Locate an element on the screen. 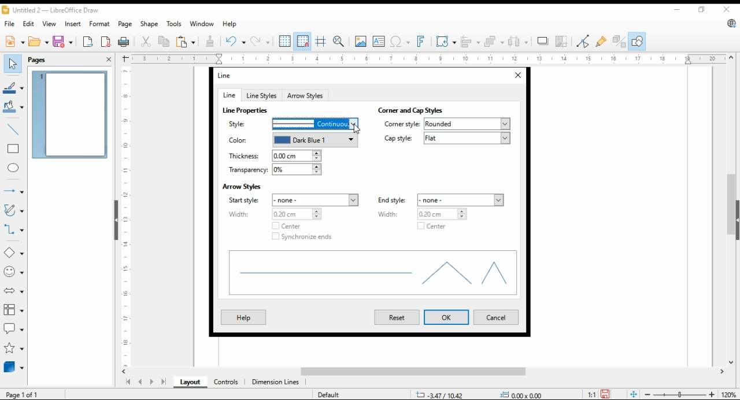 The height and width of the screenshot is (400, 740). insert text box is located at coordinates (379, 41).